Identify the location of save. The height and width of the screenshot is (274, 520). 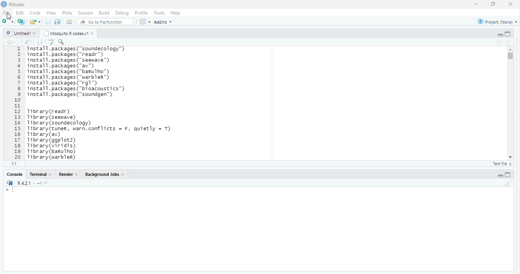
(40, 42).